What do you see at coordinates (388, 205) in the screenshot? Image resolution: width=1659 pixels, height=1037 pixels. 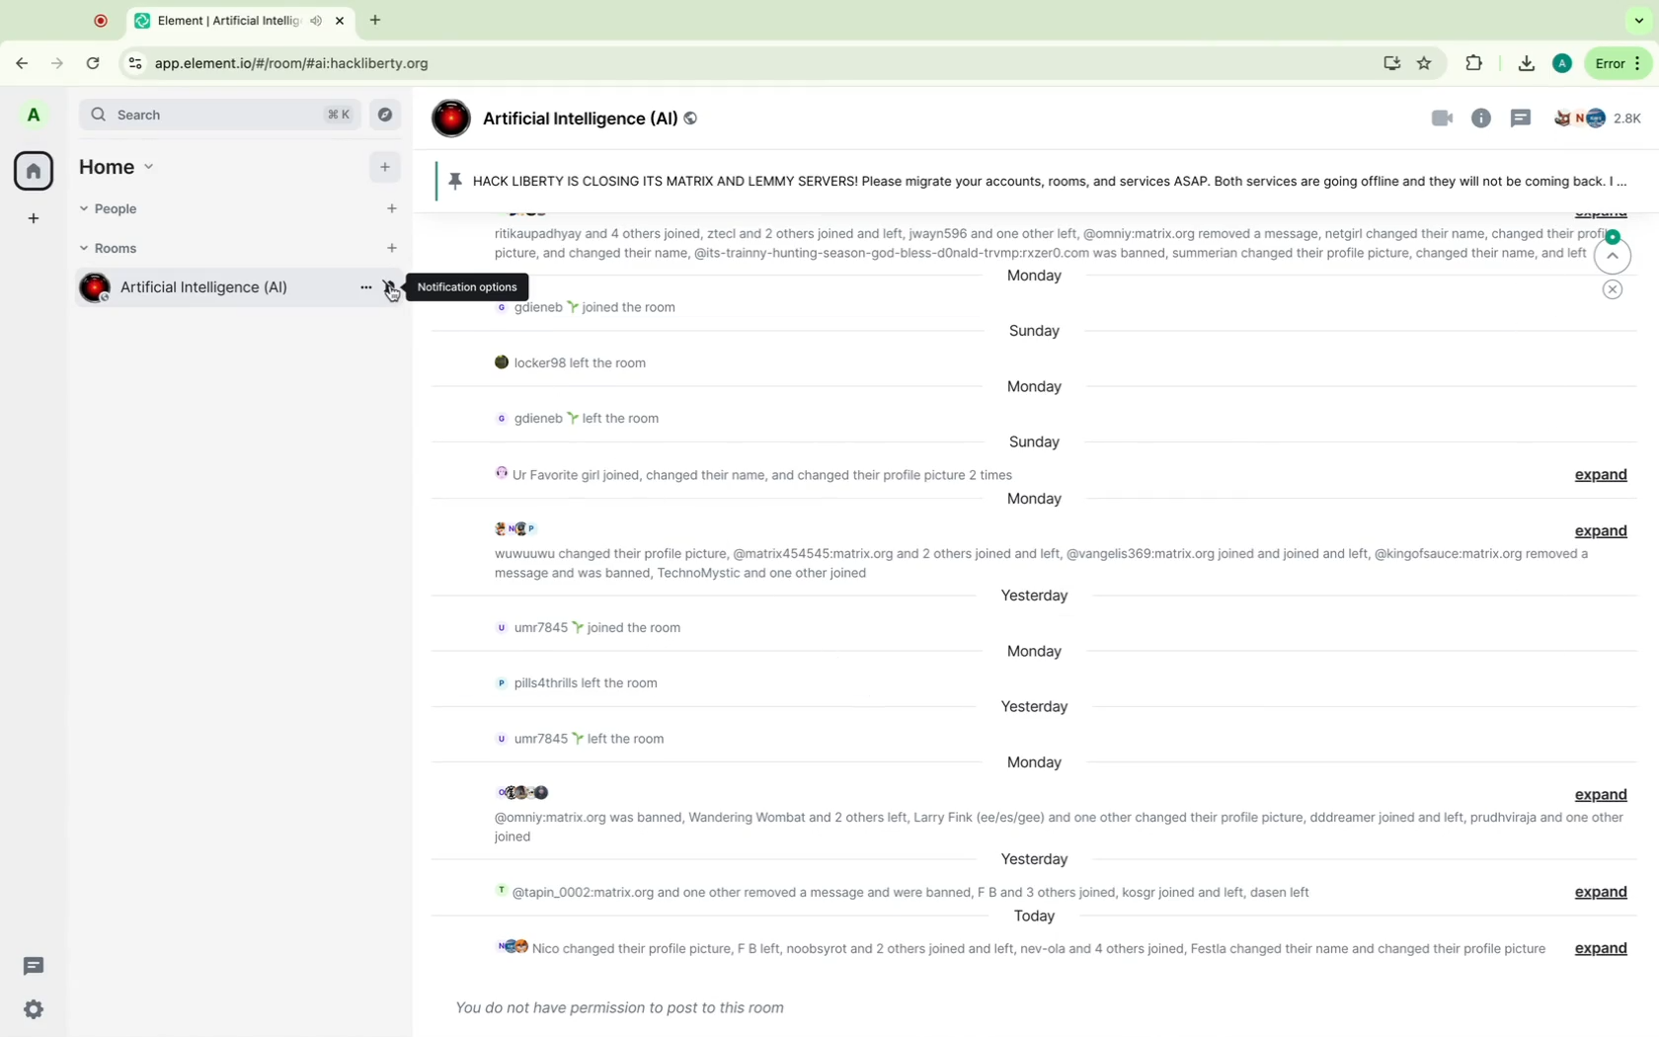 I see `start chat` at bounding box center [388, 205].